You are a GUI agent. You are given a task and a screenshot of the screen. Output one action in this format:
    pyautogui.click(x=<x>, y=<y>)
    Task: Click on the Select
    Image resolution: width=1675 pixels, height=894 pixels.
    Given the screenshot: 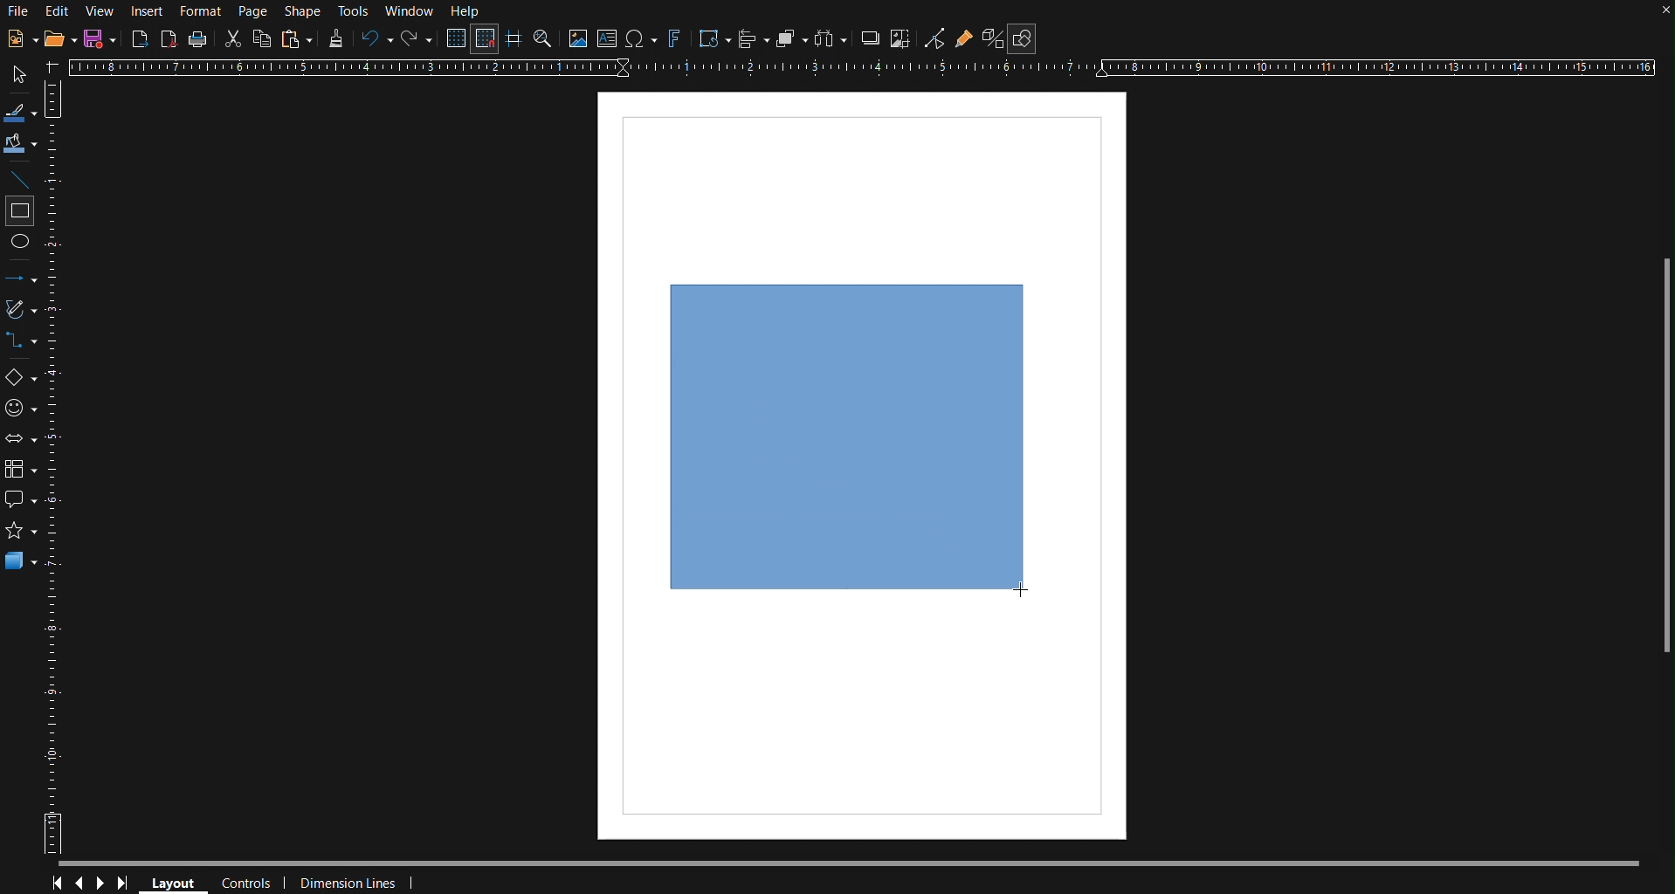 What is the action you would take?
    pyautogui.click(x=20, y=75)
    